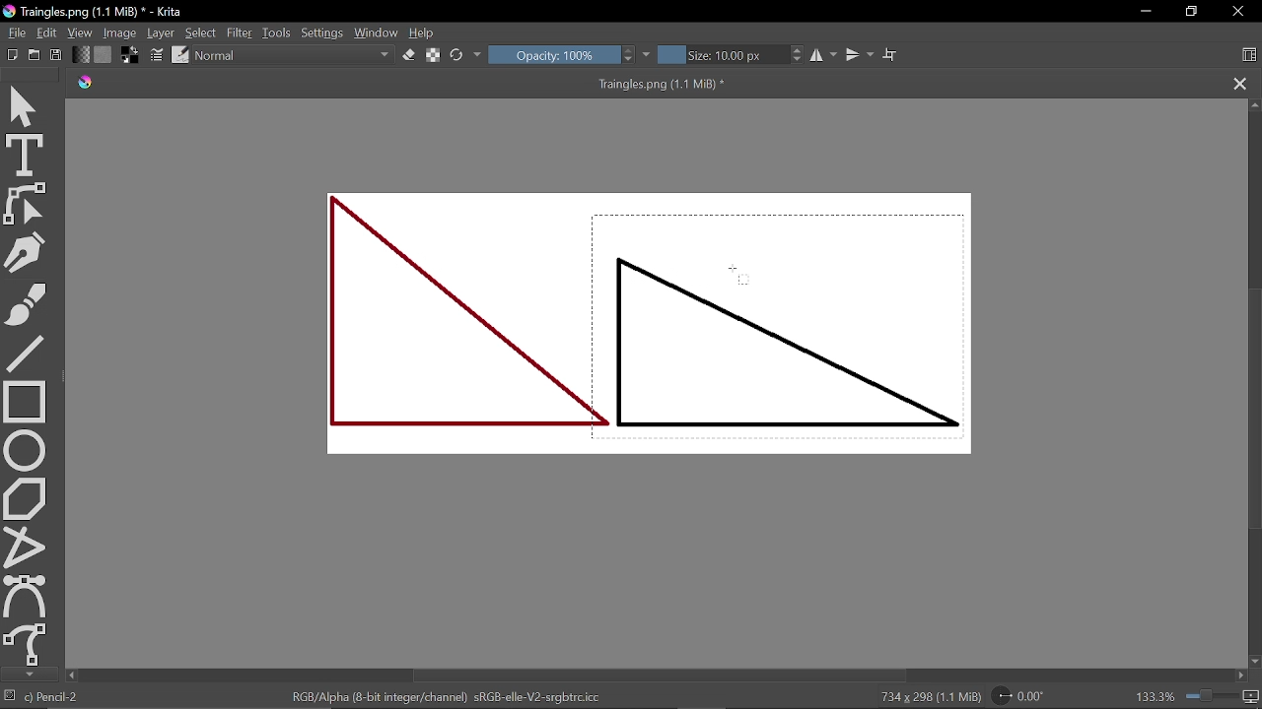  What do you see at coordinates (119, 33) in the screenshot?
I see `Image` at bounding box center [119, 33].